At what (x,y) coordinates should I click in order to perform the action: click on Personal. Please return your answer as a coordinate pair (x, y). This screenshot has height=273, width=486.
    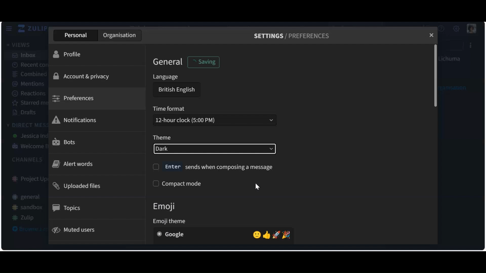
    Looking at the image, I should click on (75, 36).